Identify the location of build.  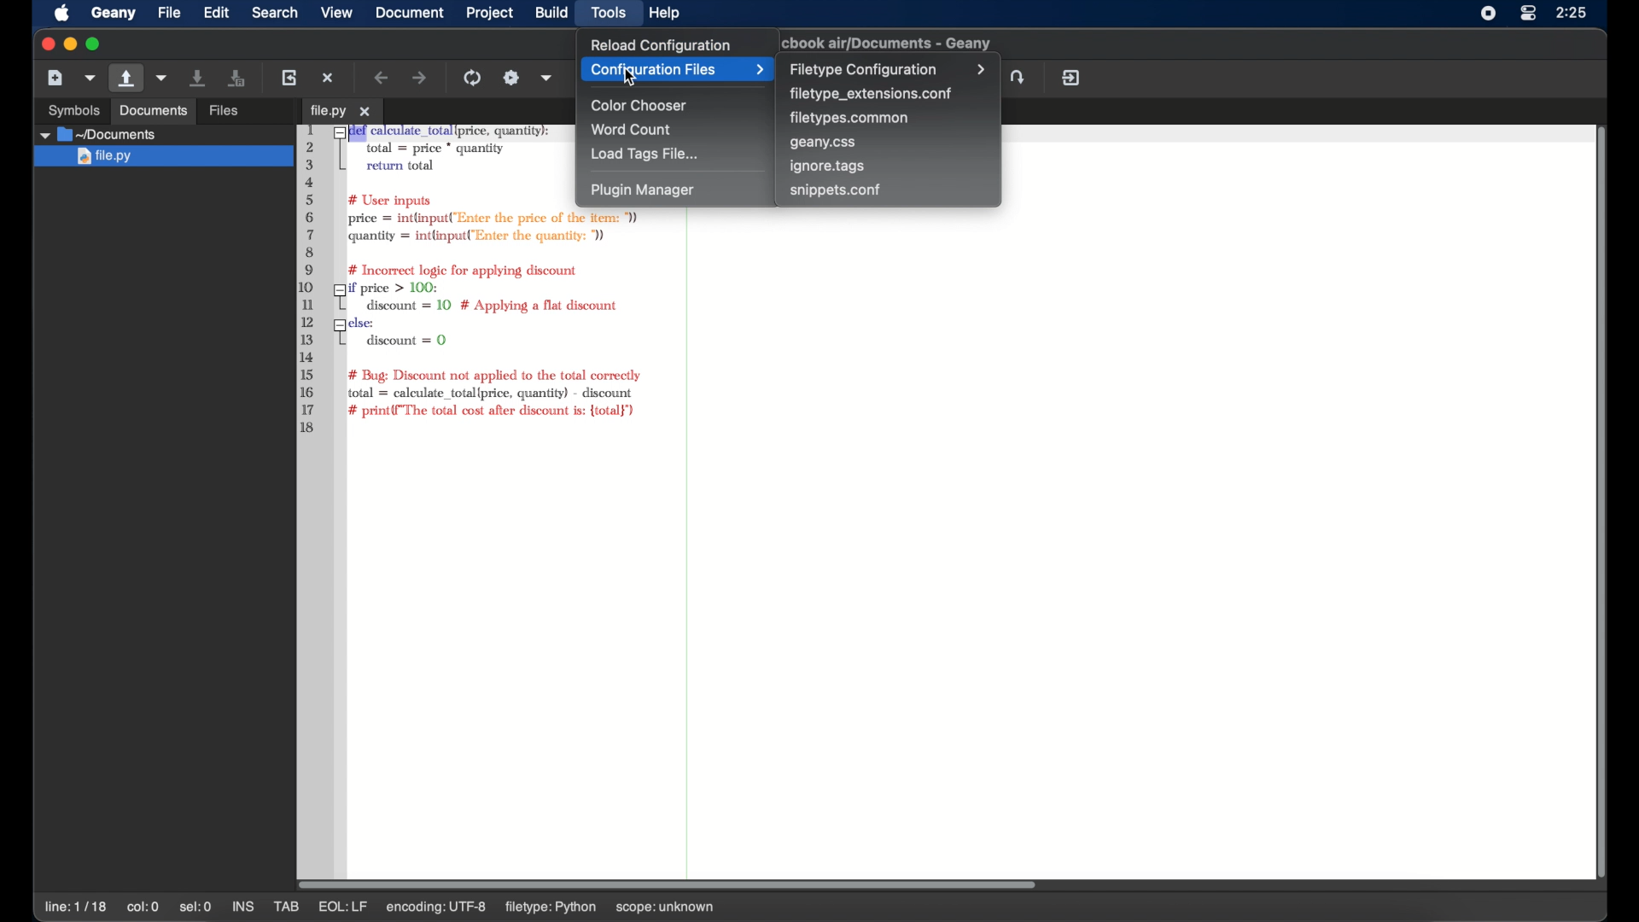
(551, 12).